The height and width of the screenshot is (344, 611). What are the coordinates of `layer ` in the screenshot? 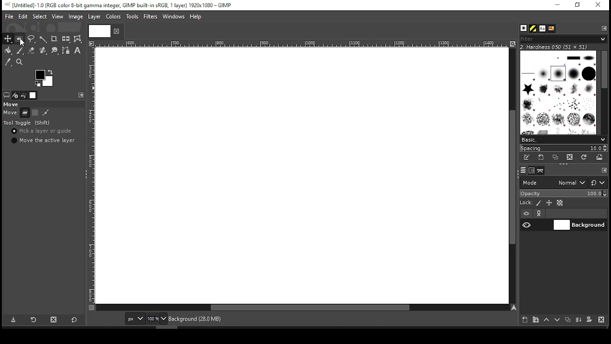 It's located at (579, 225).